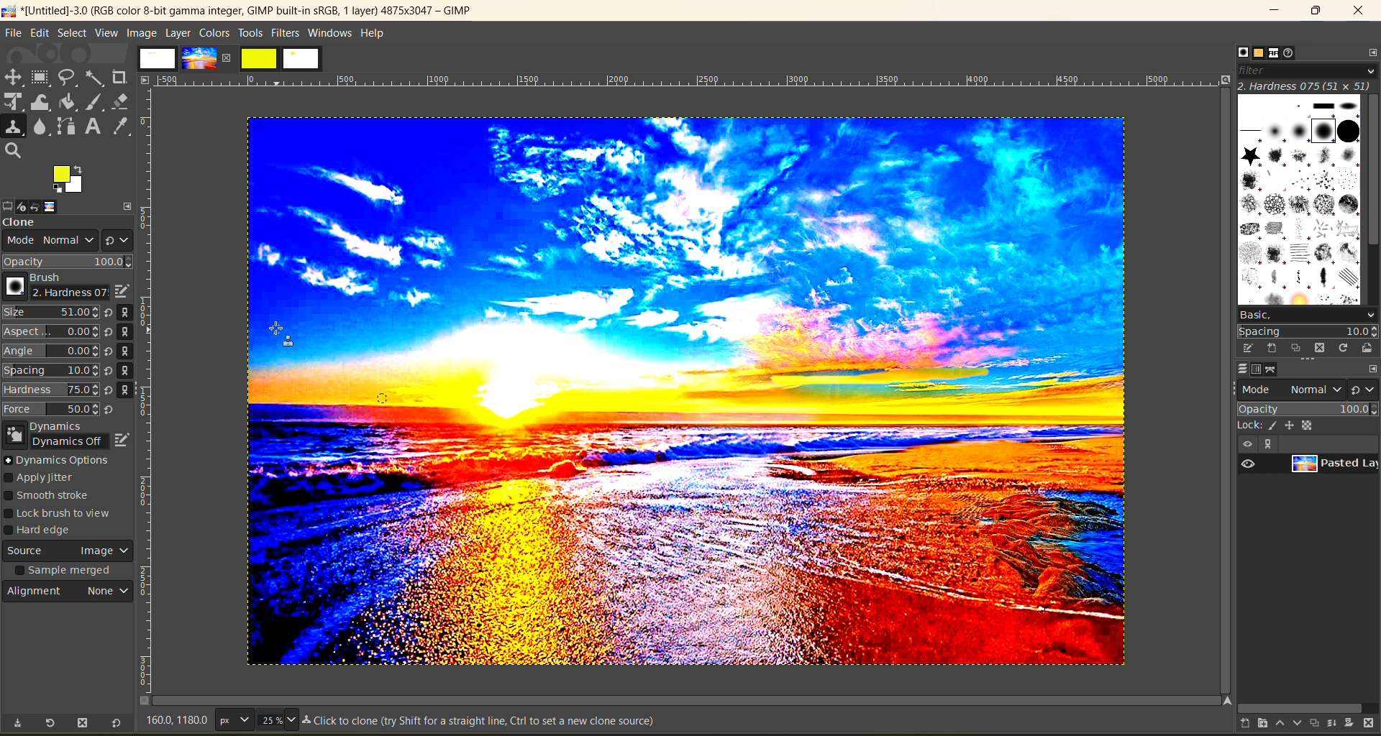 Image resolution: width=1381 pixels, height=736 pixels. What do you see at coordinates (65, 126) in the screenshot?
I see `path tool` at bounding box center [65, 126].